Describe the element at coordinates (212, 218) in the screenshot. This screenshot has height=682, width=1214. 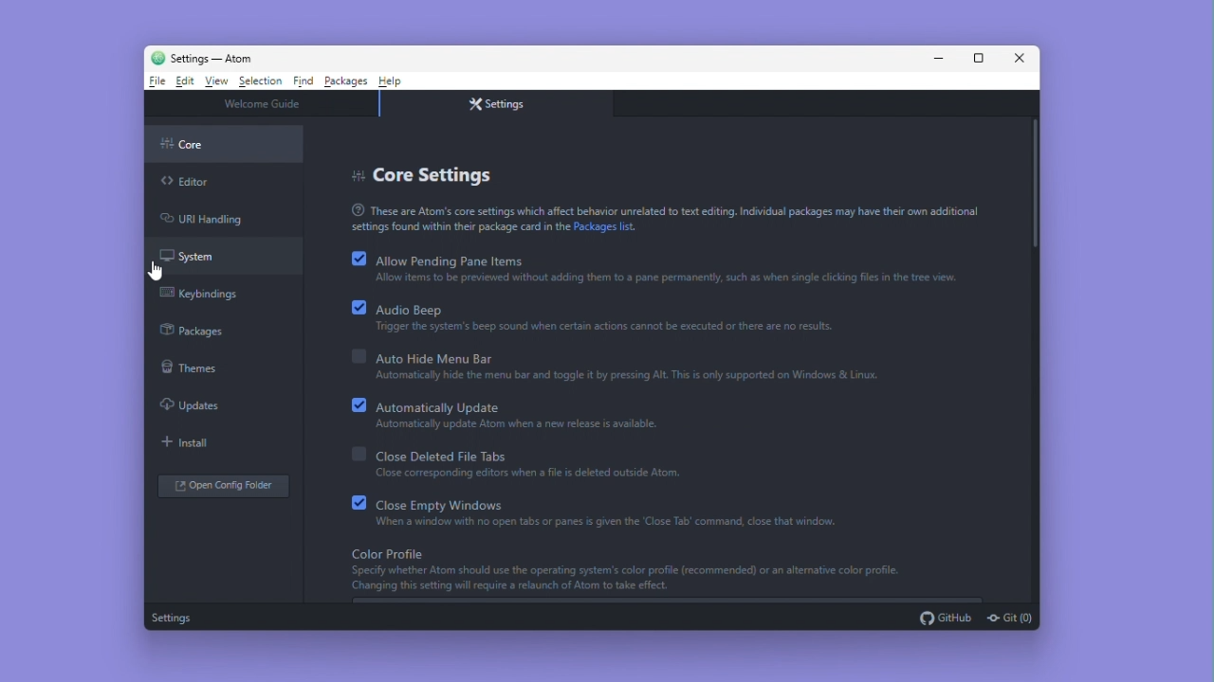
I see `Url Handling` at that location.